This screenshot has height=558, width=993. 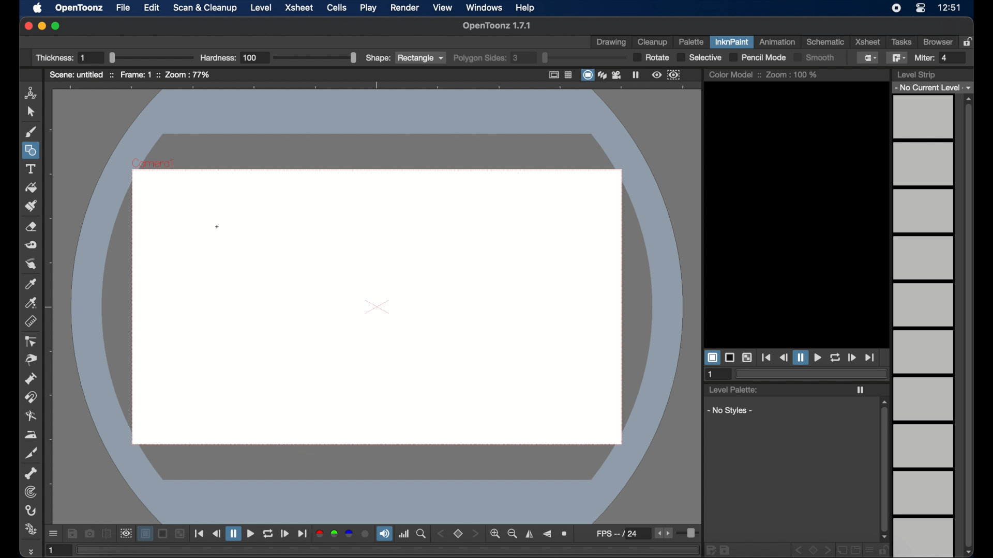 I want to click on control center, so click(x=921, y=8).